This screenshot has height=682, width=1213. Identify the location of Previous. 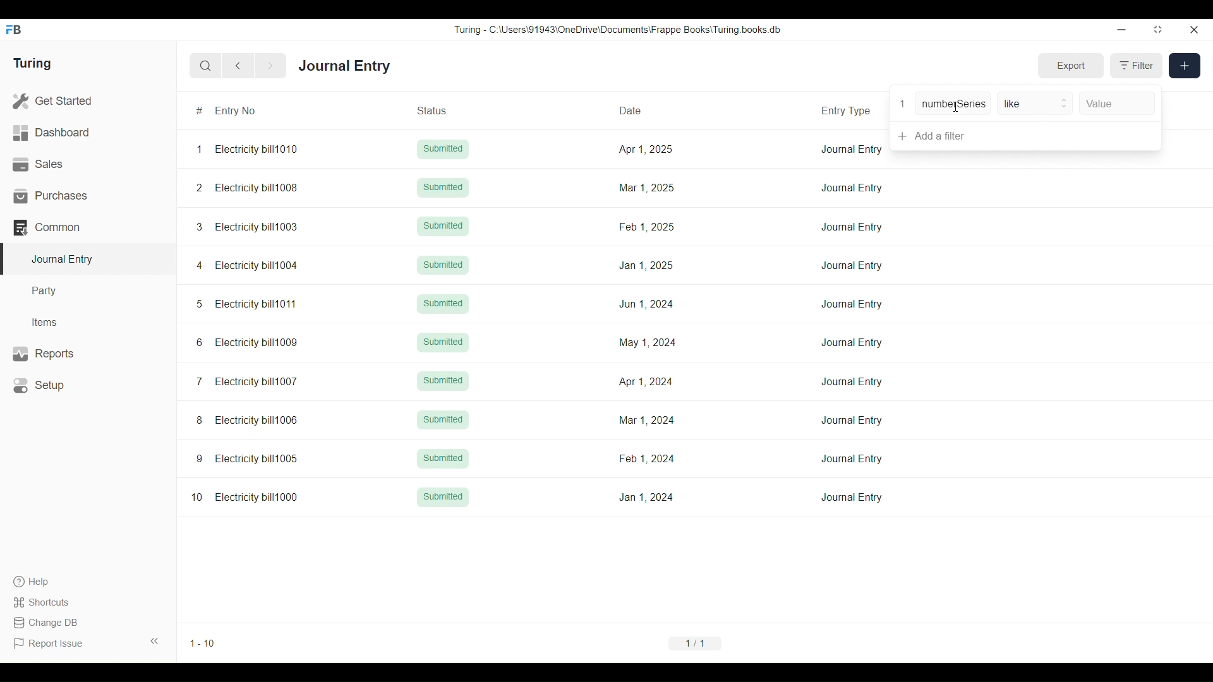
(238, 66).